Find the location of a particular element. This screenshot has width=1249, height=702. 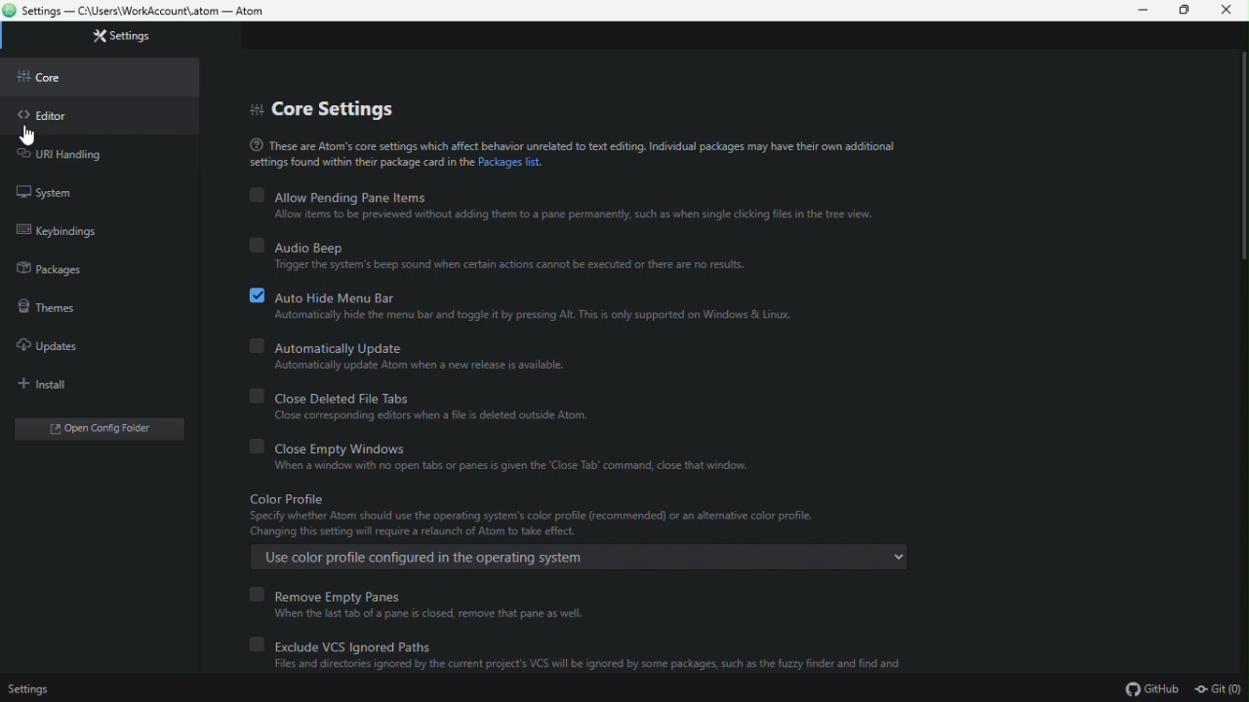

Settings is located at coordinates (132, 38).